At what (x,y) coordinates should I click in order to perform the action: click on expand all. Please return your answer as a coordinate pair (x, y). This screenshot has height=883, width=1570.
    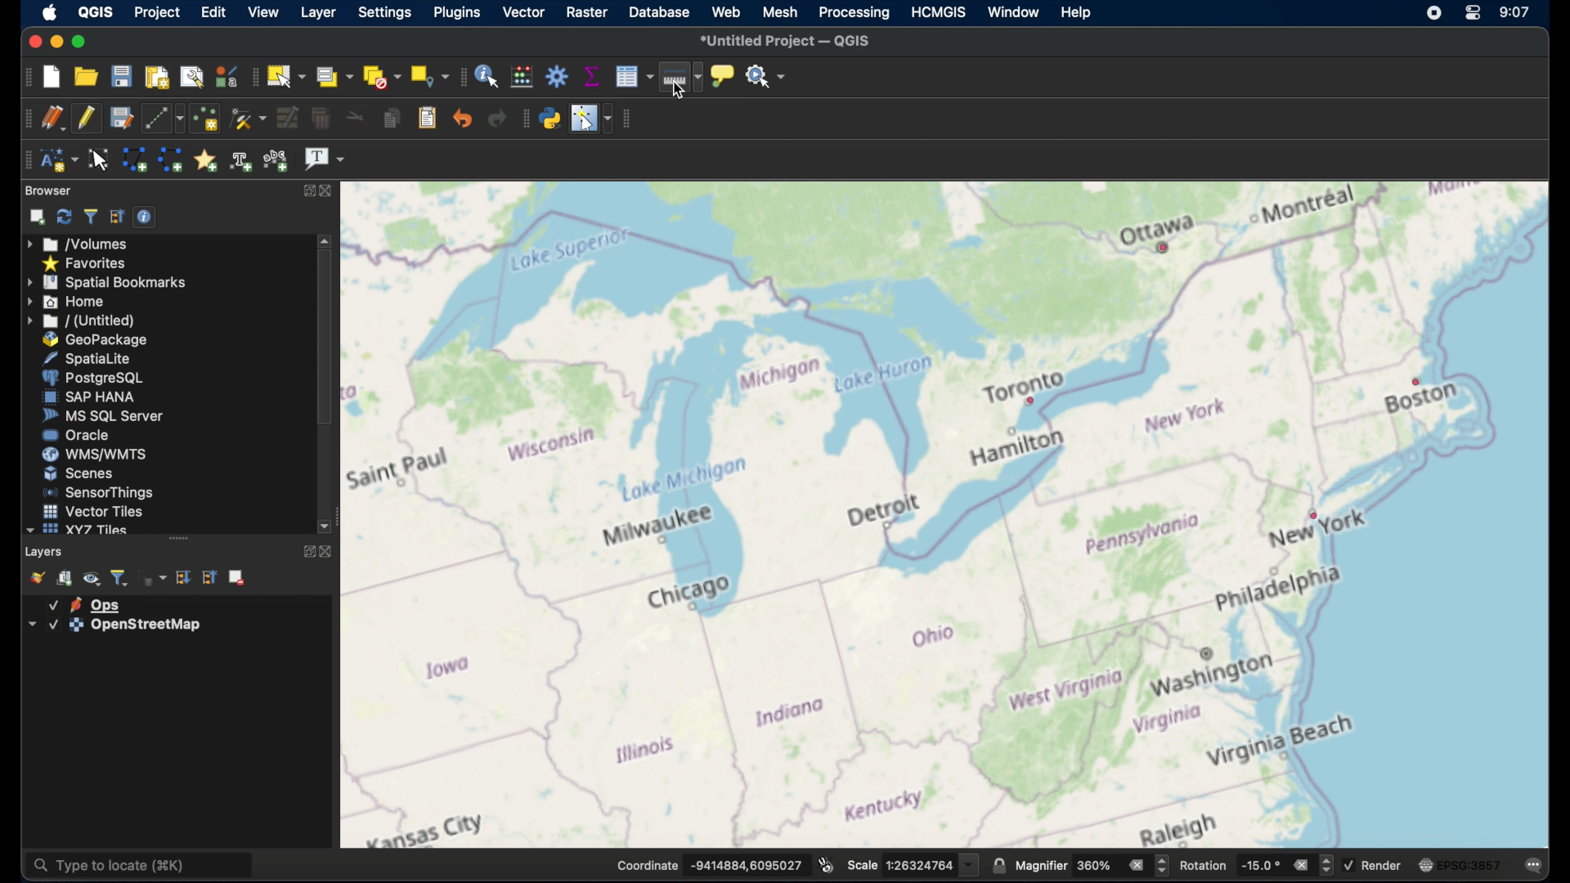
    Looking at the image, I should click on (184, 577).